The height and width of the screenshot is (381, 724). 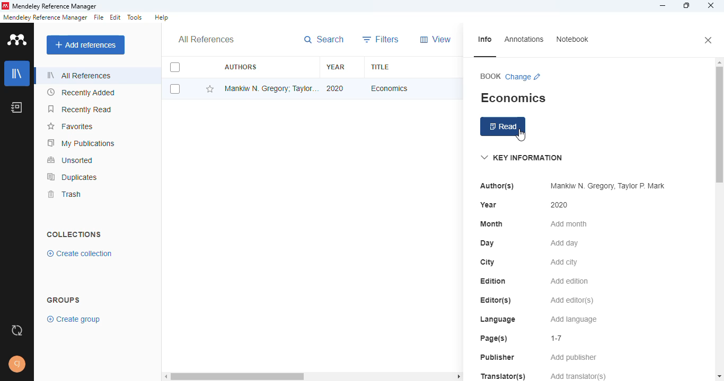 I want to click on duplicates, so click(x=72, y=177).